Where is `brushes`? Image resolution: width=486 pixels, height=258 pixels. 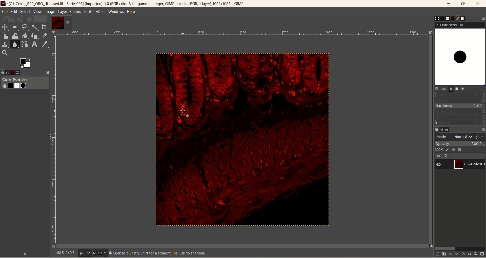 brushes is located at coordinates (433, 18).